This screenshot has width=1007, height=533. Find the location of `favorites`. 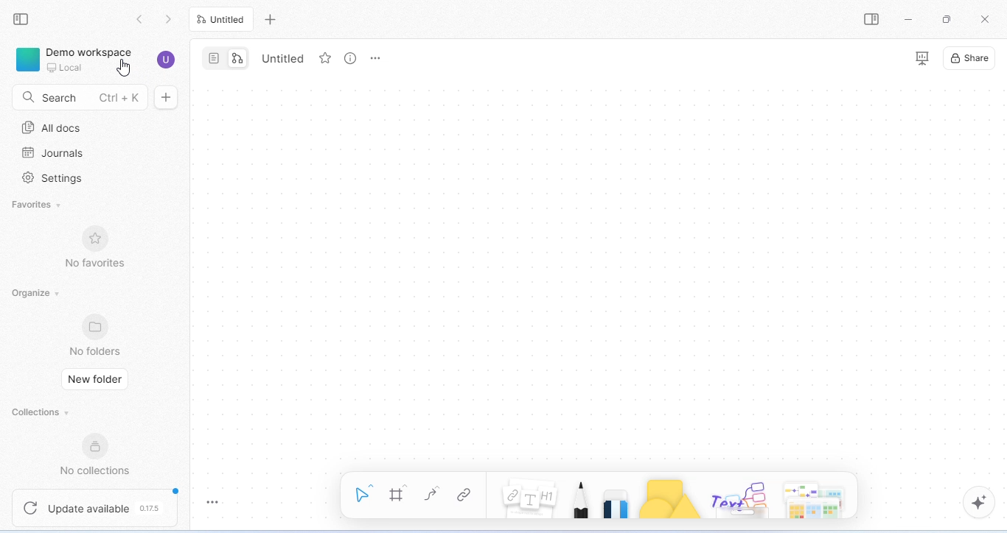

favorites is located at coordinates (39, 205).